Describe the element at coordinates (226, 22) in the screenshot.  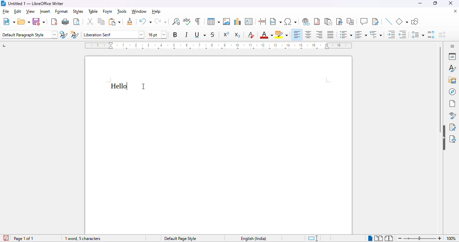
I see `insert image` at that location.